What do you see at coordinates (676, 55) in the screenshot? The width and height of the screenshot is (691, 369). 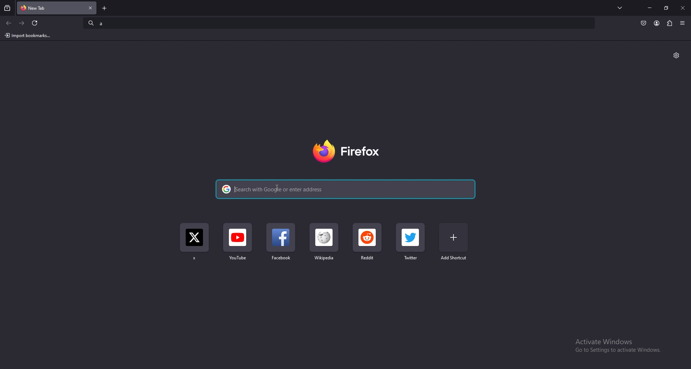 I see `customize` at bounding box center [676, 55].